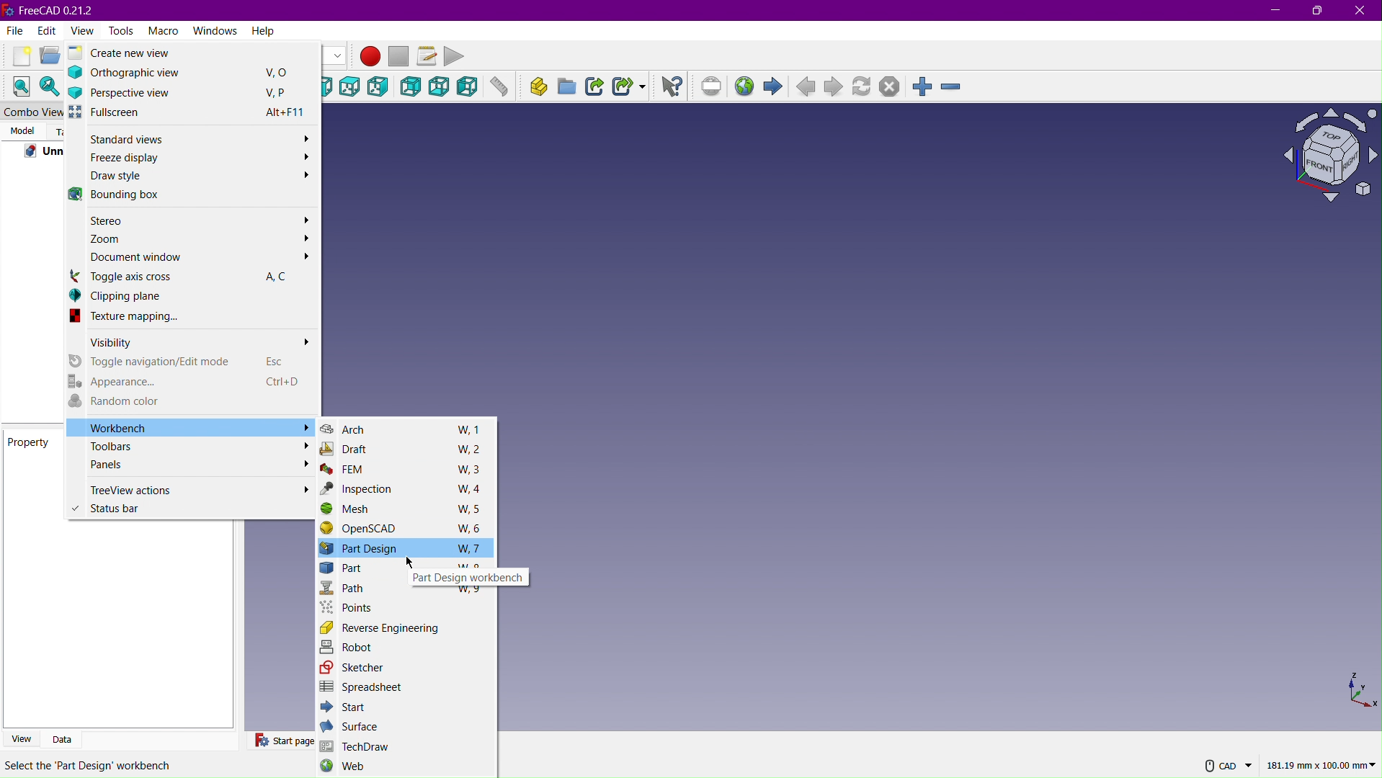 Image resolution: width=1382 pixels, height=778 pixels. Describe the element at coordinates (832, 87) in the screenshot. I see `Next page` at that location.